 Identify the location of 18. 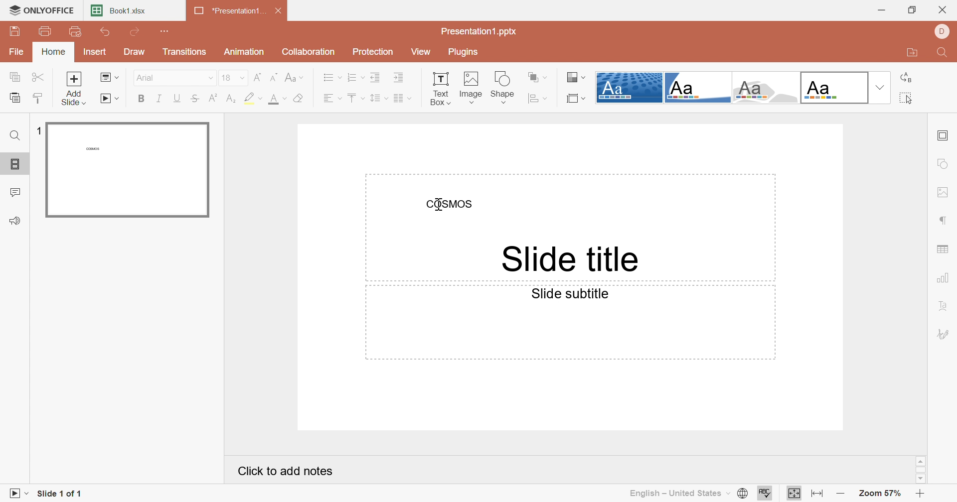
(234, 79).